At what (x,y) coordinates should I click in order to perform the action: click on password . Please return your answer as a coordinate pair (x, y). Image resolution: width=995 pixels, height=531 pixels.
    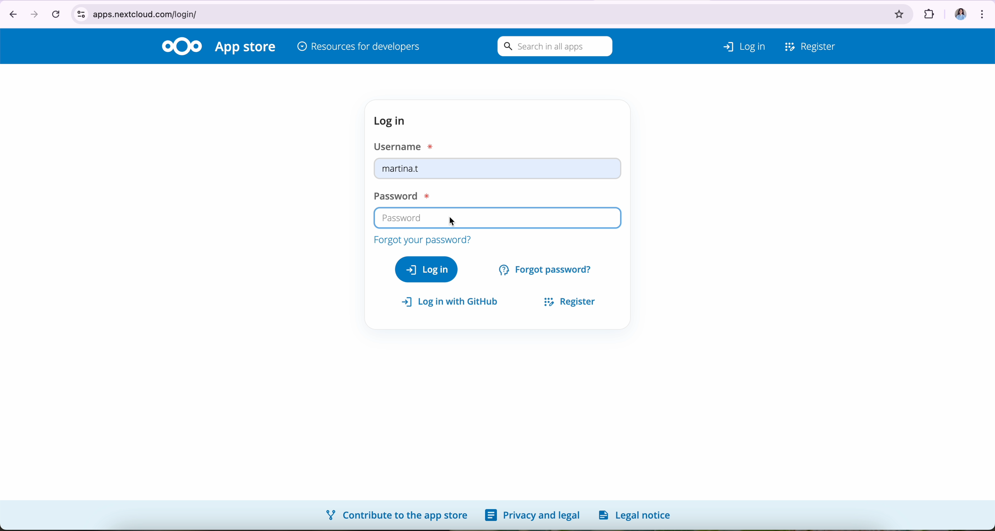
    Looking at the image, I should click on (399, 194).